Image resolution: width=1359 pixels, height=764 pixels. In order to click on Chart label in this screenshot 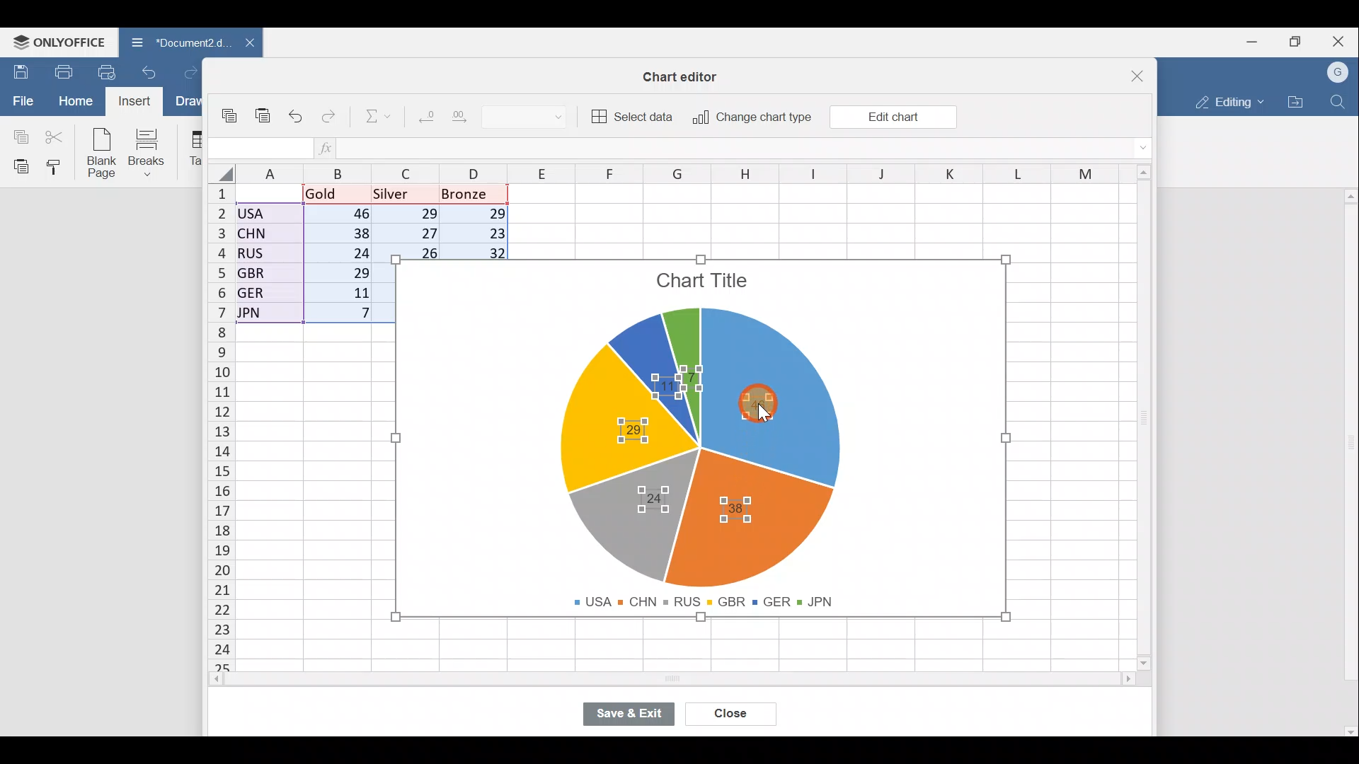, I will do `click(740, 509)`.